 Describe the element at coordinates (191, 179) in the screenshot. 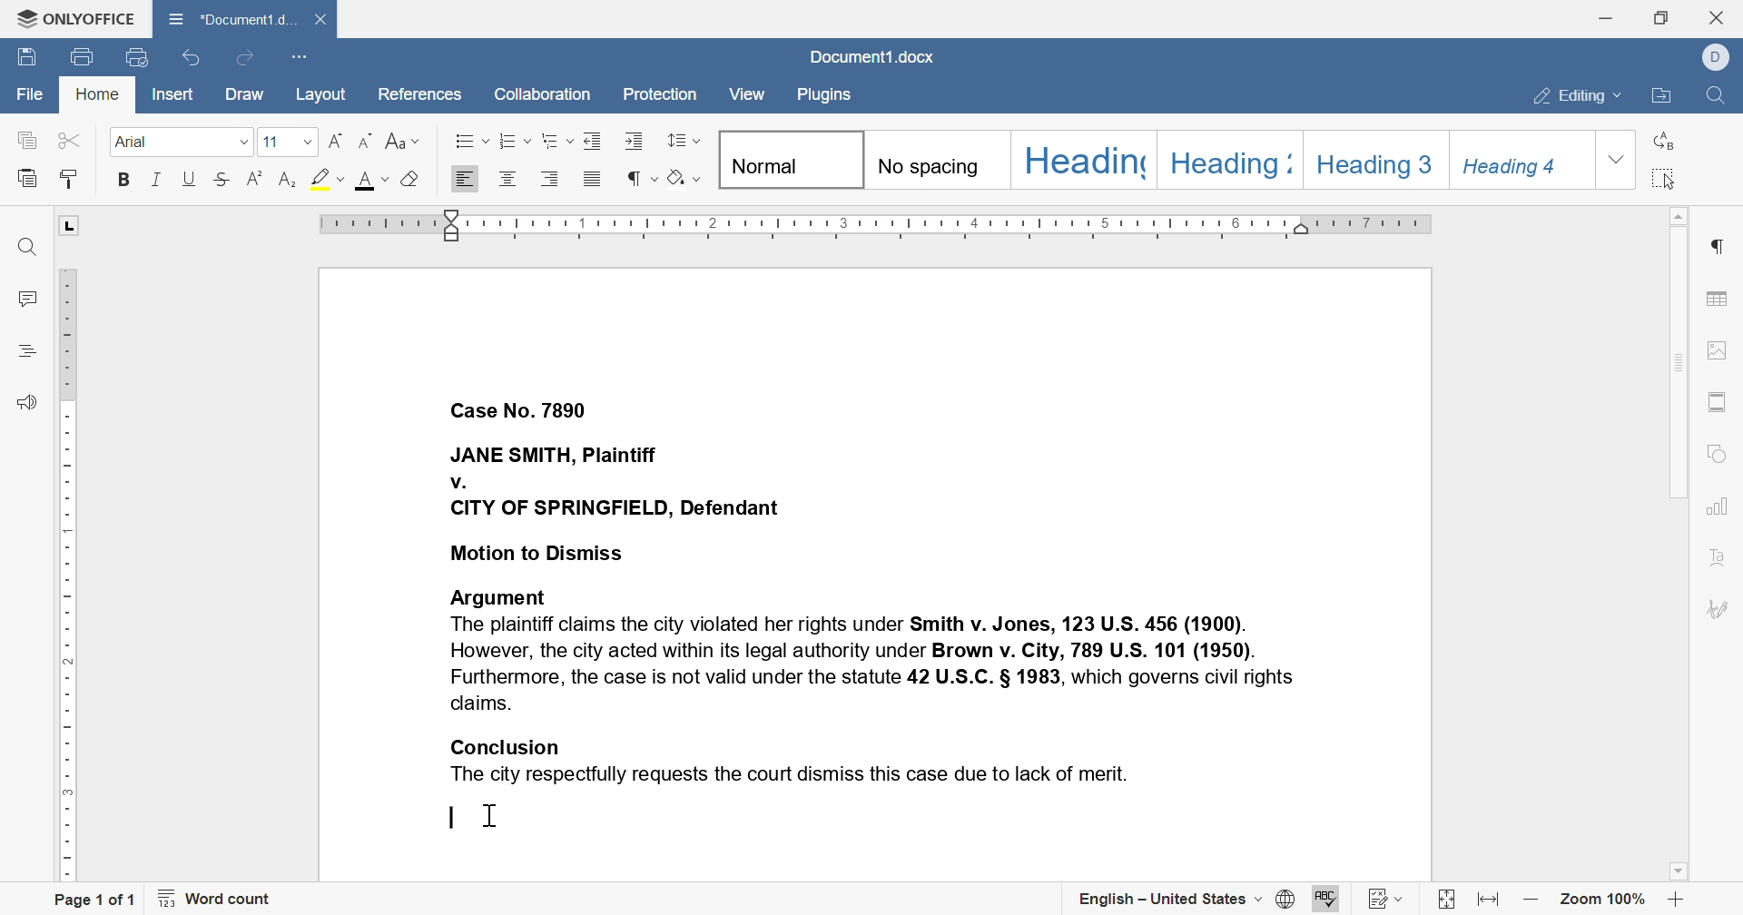

I see `underline` at that location.